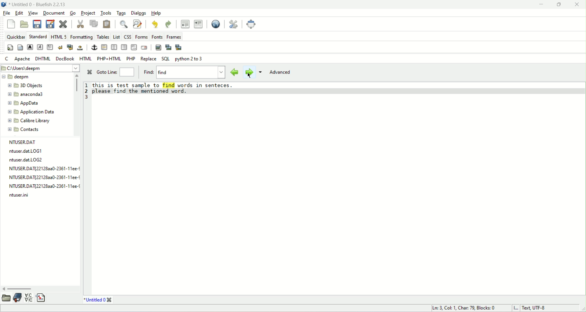 This screenshot has width=586, height=312. What do you see at coordinates (338, 196) in the screenshot?
I see `workspace` at bounding box center [338, 196].